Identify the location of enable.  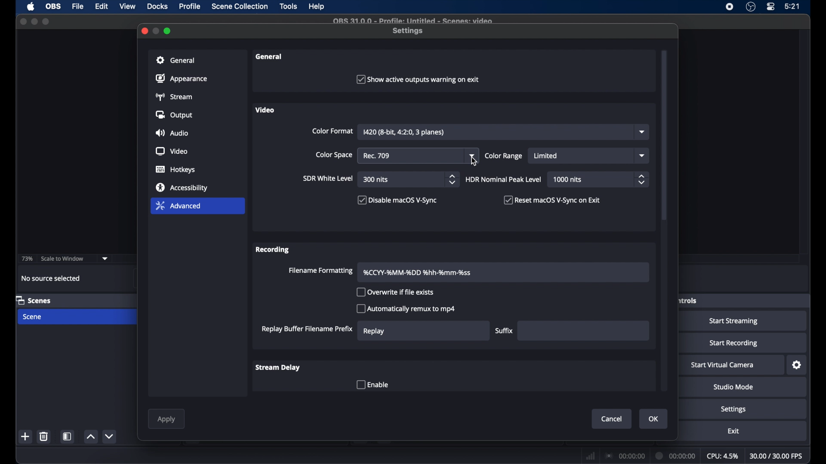
(373, 384).